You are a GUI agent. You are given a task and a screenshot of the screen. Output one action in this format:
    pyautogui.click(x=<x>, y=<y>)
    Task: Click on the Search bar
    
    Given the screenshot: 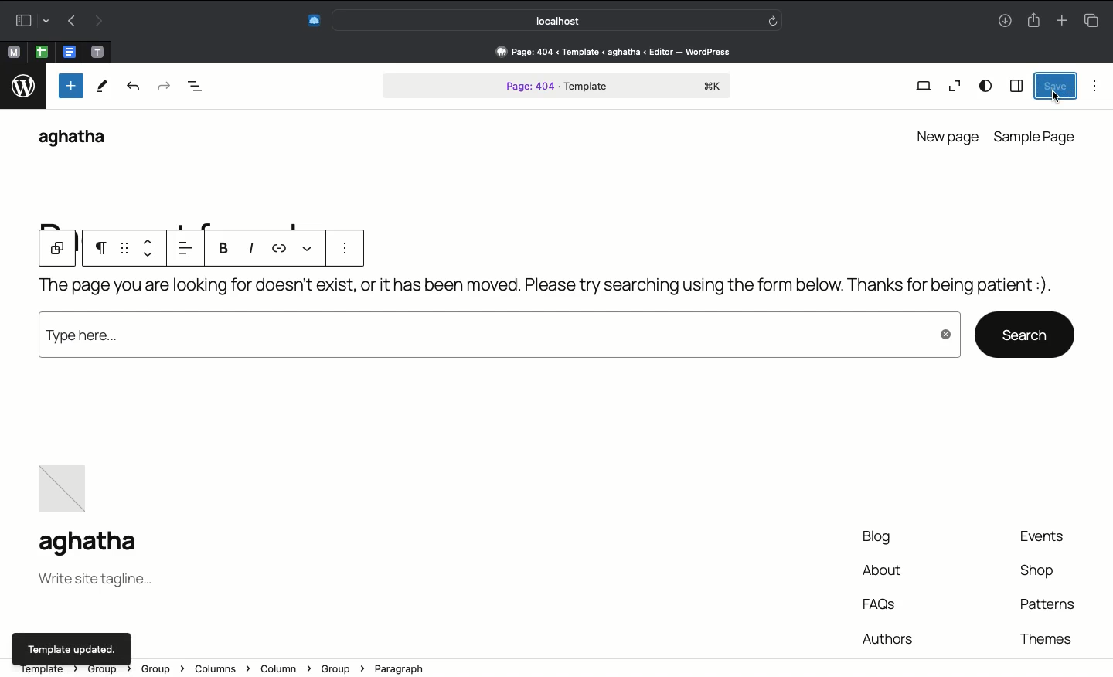 What is the action you would take?
    pyautogui.click(x=559, y=19)
    